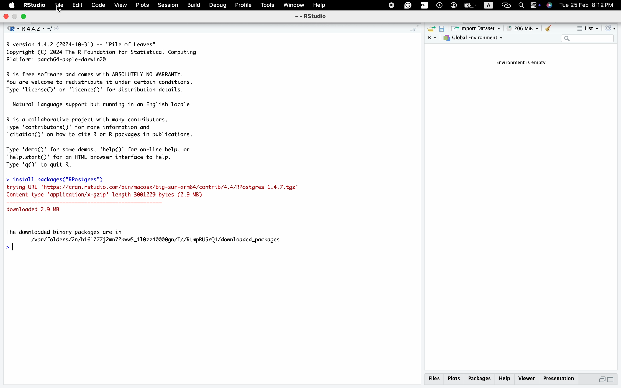 The image size is (621, 388). Describe the element at coordinates (294, 5) in the screenshot. I see `window` at that location.